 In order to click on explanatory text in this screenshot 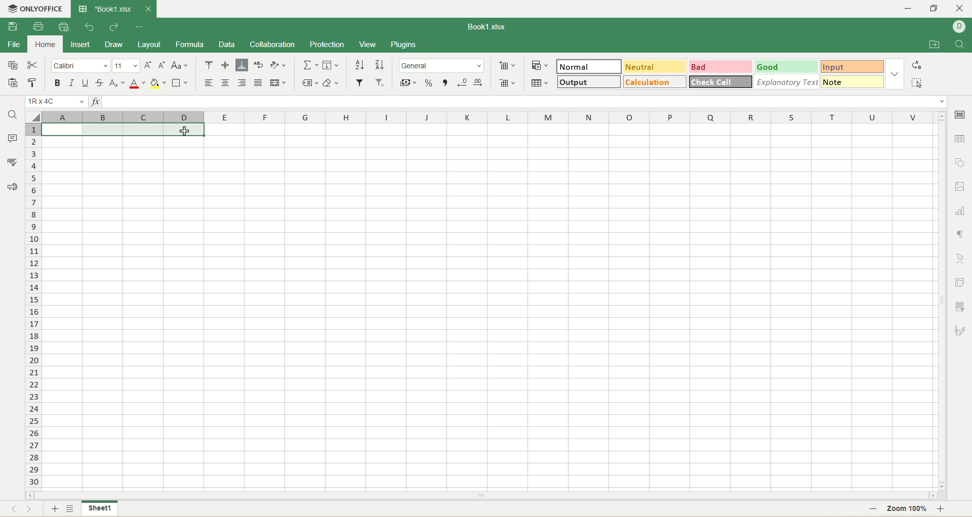, I will do `click(786, 82)`.